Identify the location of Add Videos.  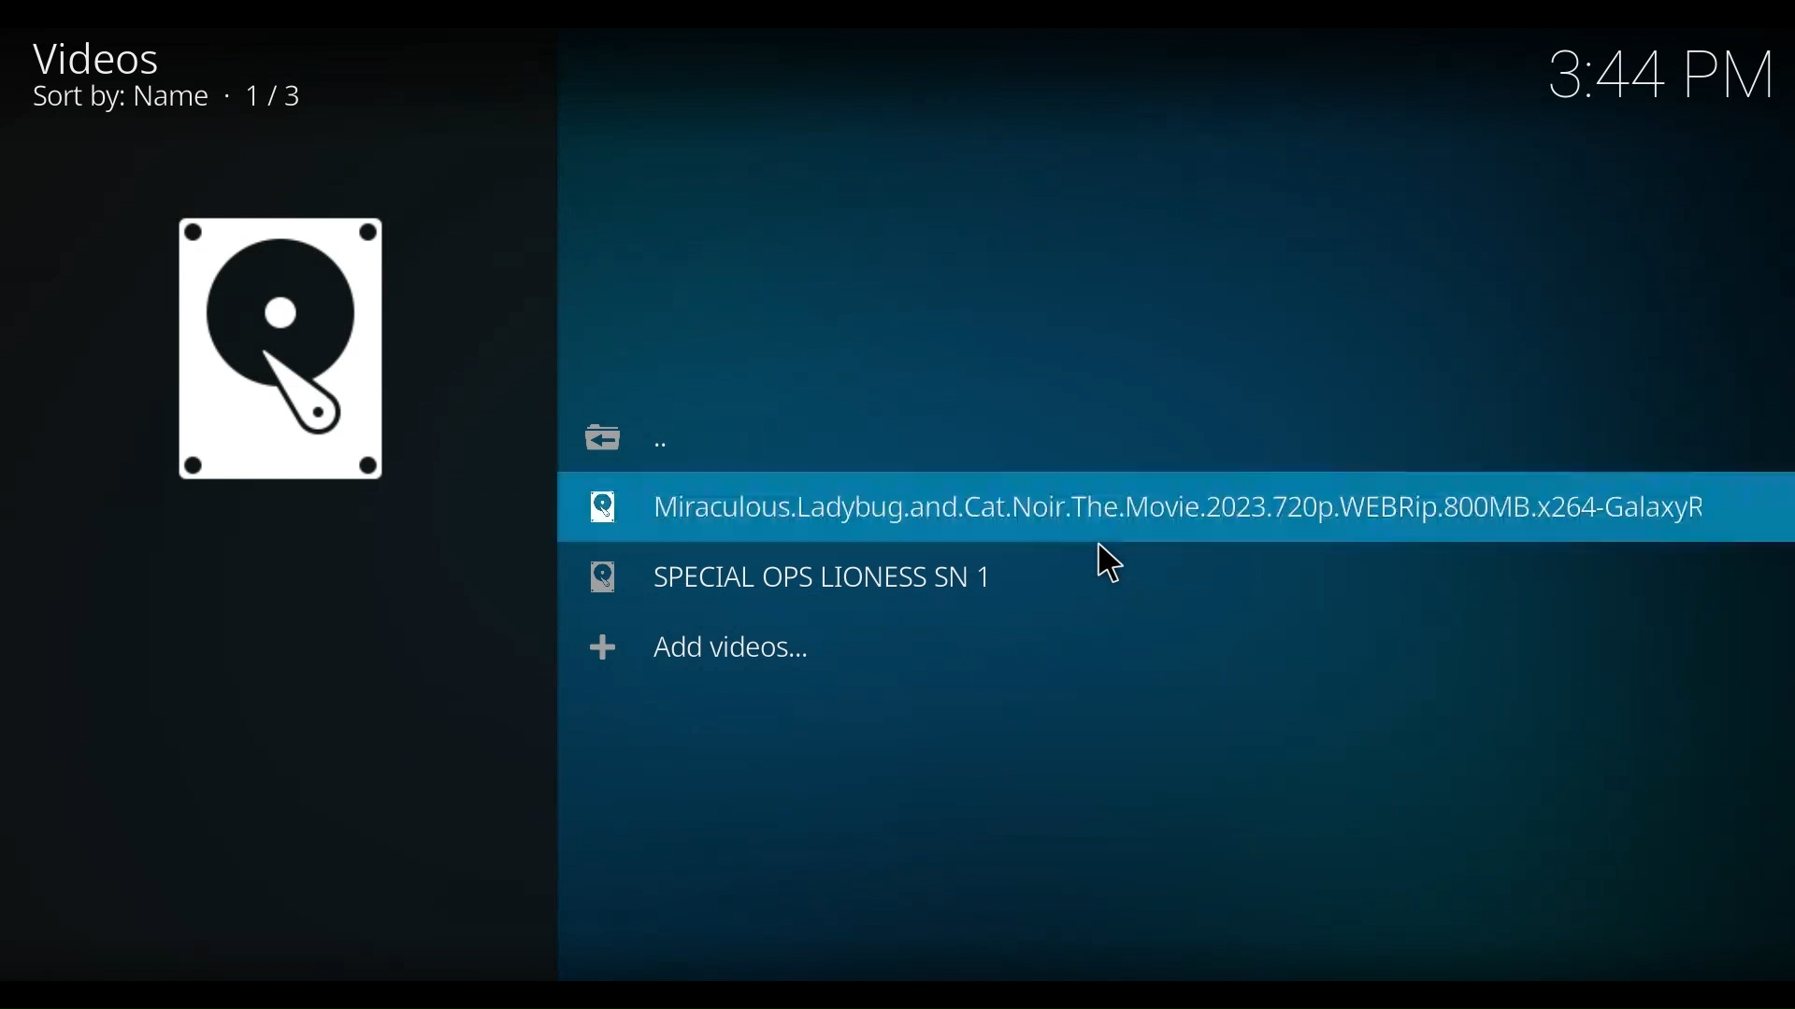
(700, 647).